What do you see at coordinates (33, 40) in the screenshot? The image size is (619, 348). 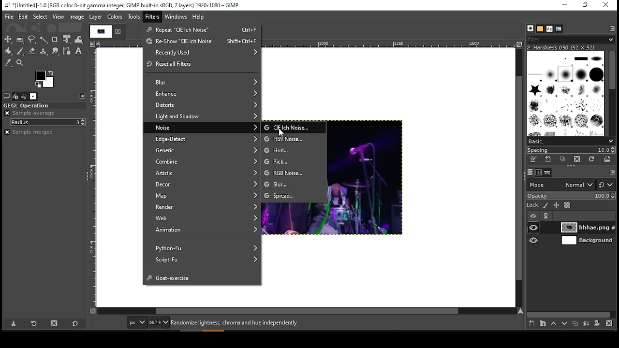 I see `free selection tool` at bounding box center [33, 40].